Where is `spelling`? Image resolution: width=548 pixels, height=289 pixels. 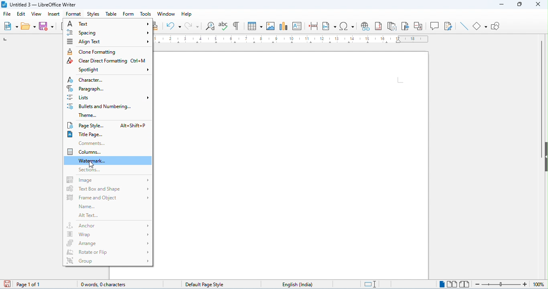
spelling is located at coordinates (224, 26).